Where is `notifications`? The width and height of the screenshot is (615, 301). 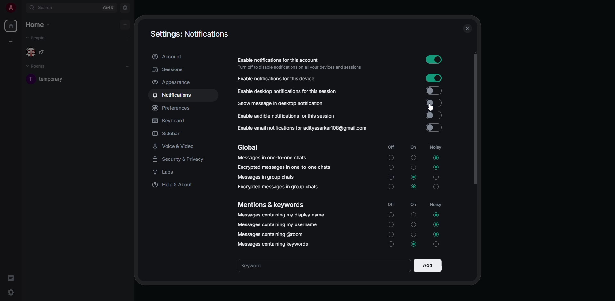 notifications is located at coordinates (174, 94).